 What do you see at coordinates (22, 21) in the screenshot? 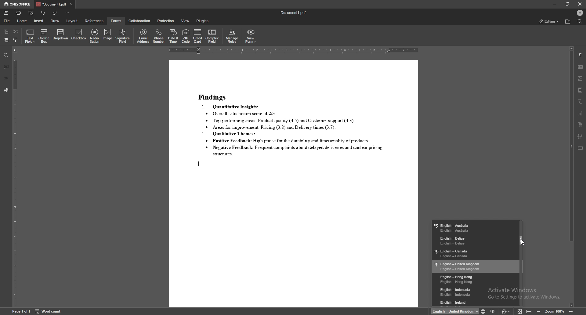
I see `home` at bounding box center [22, 21].